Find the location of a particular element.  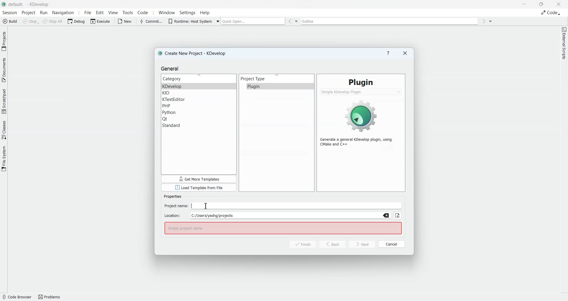

Edit is located at coordinates (100, 12).